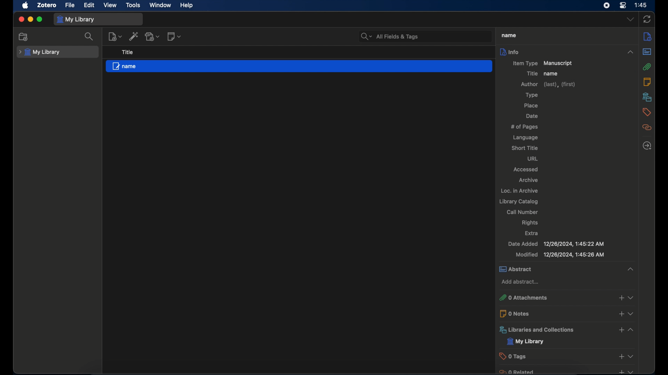 The image size is (668, 375). Describe the element at coordinates (647, 127) in the screenshot. I see `related` at that location.